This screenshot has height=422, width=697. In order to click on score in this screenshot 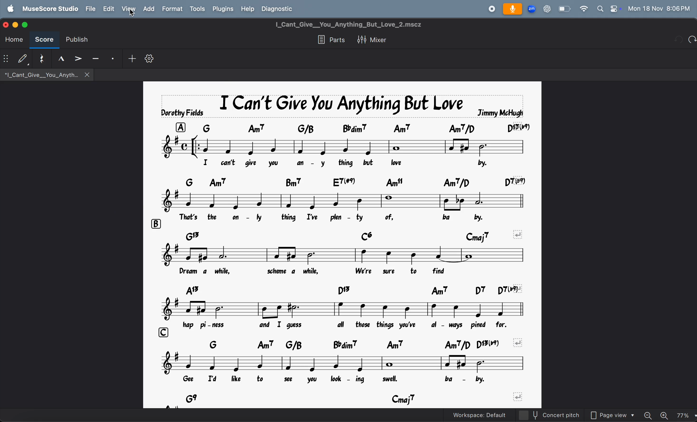, I will do `click(45, 40)`.